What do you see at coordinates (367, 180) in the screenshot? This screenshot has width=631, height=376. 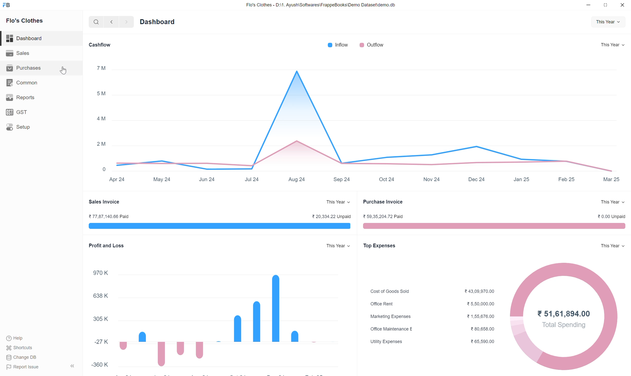 I see `Apr 24 May 24 Jun 24 Jul 24 Aug 24 Sep 24 Oct 24 Nov 24 Dec 24 Jan 25 Feb 25 Mar 25` at bounding box center [367, 180].